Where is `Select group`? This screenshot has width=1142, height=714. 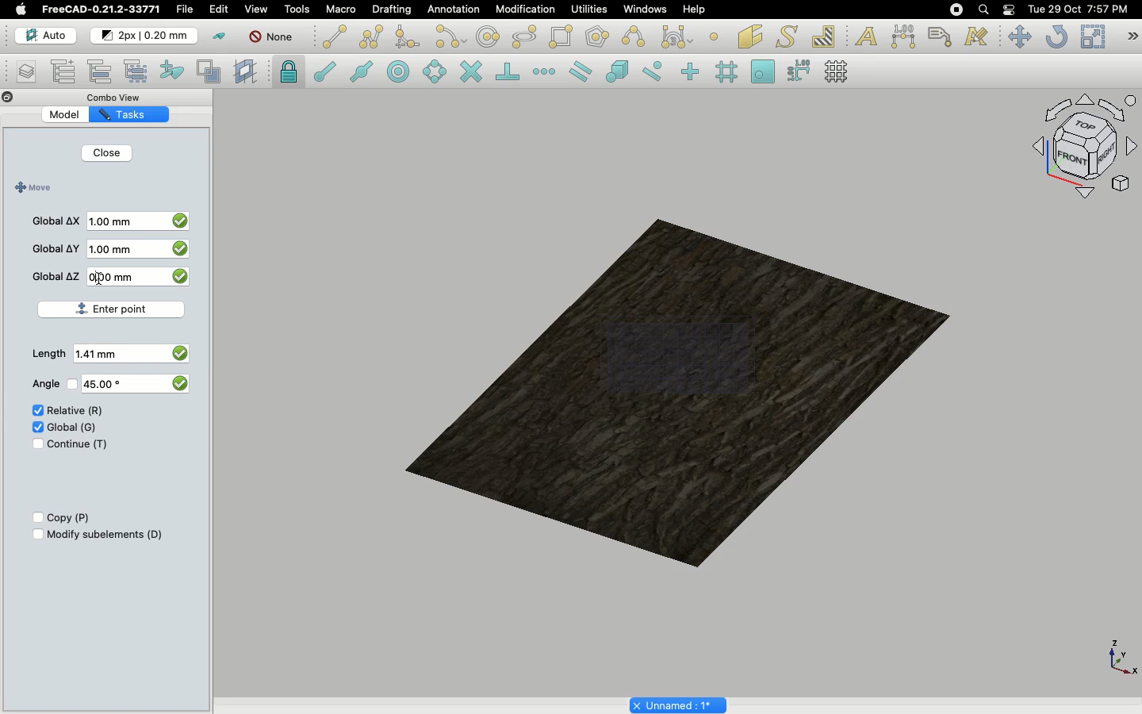
Select group is located at coordinates (137, 70).